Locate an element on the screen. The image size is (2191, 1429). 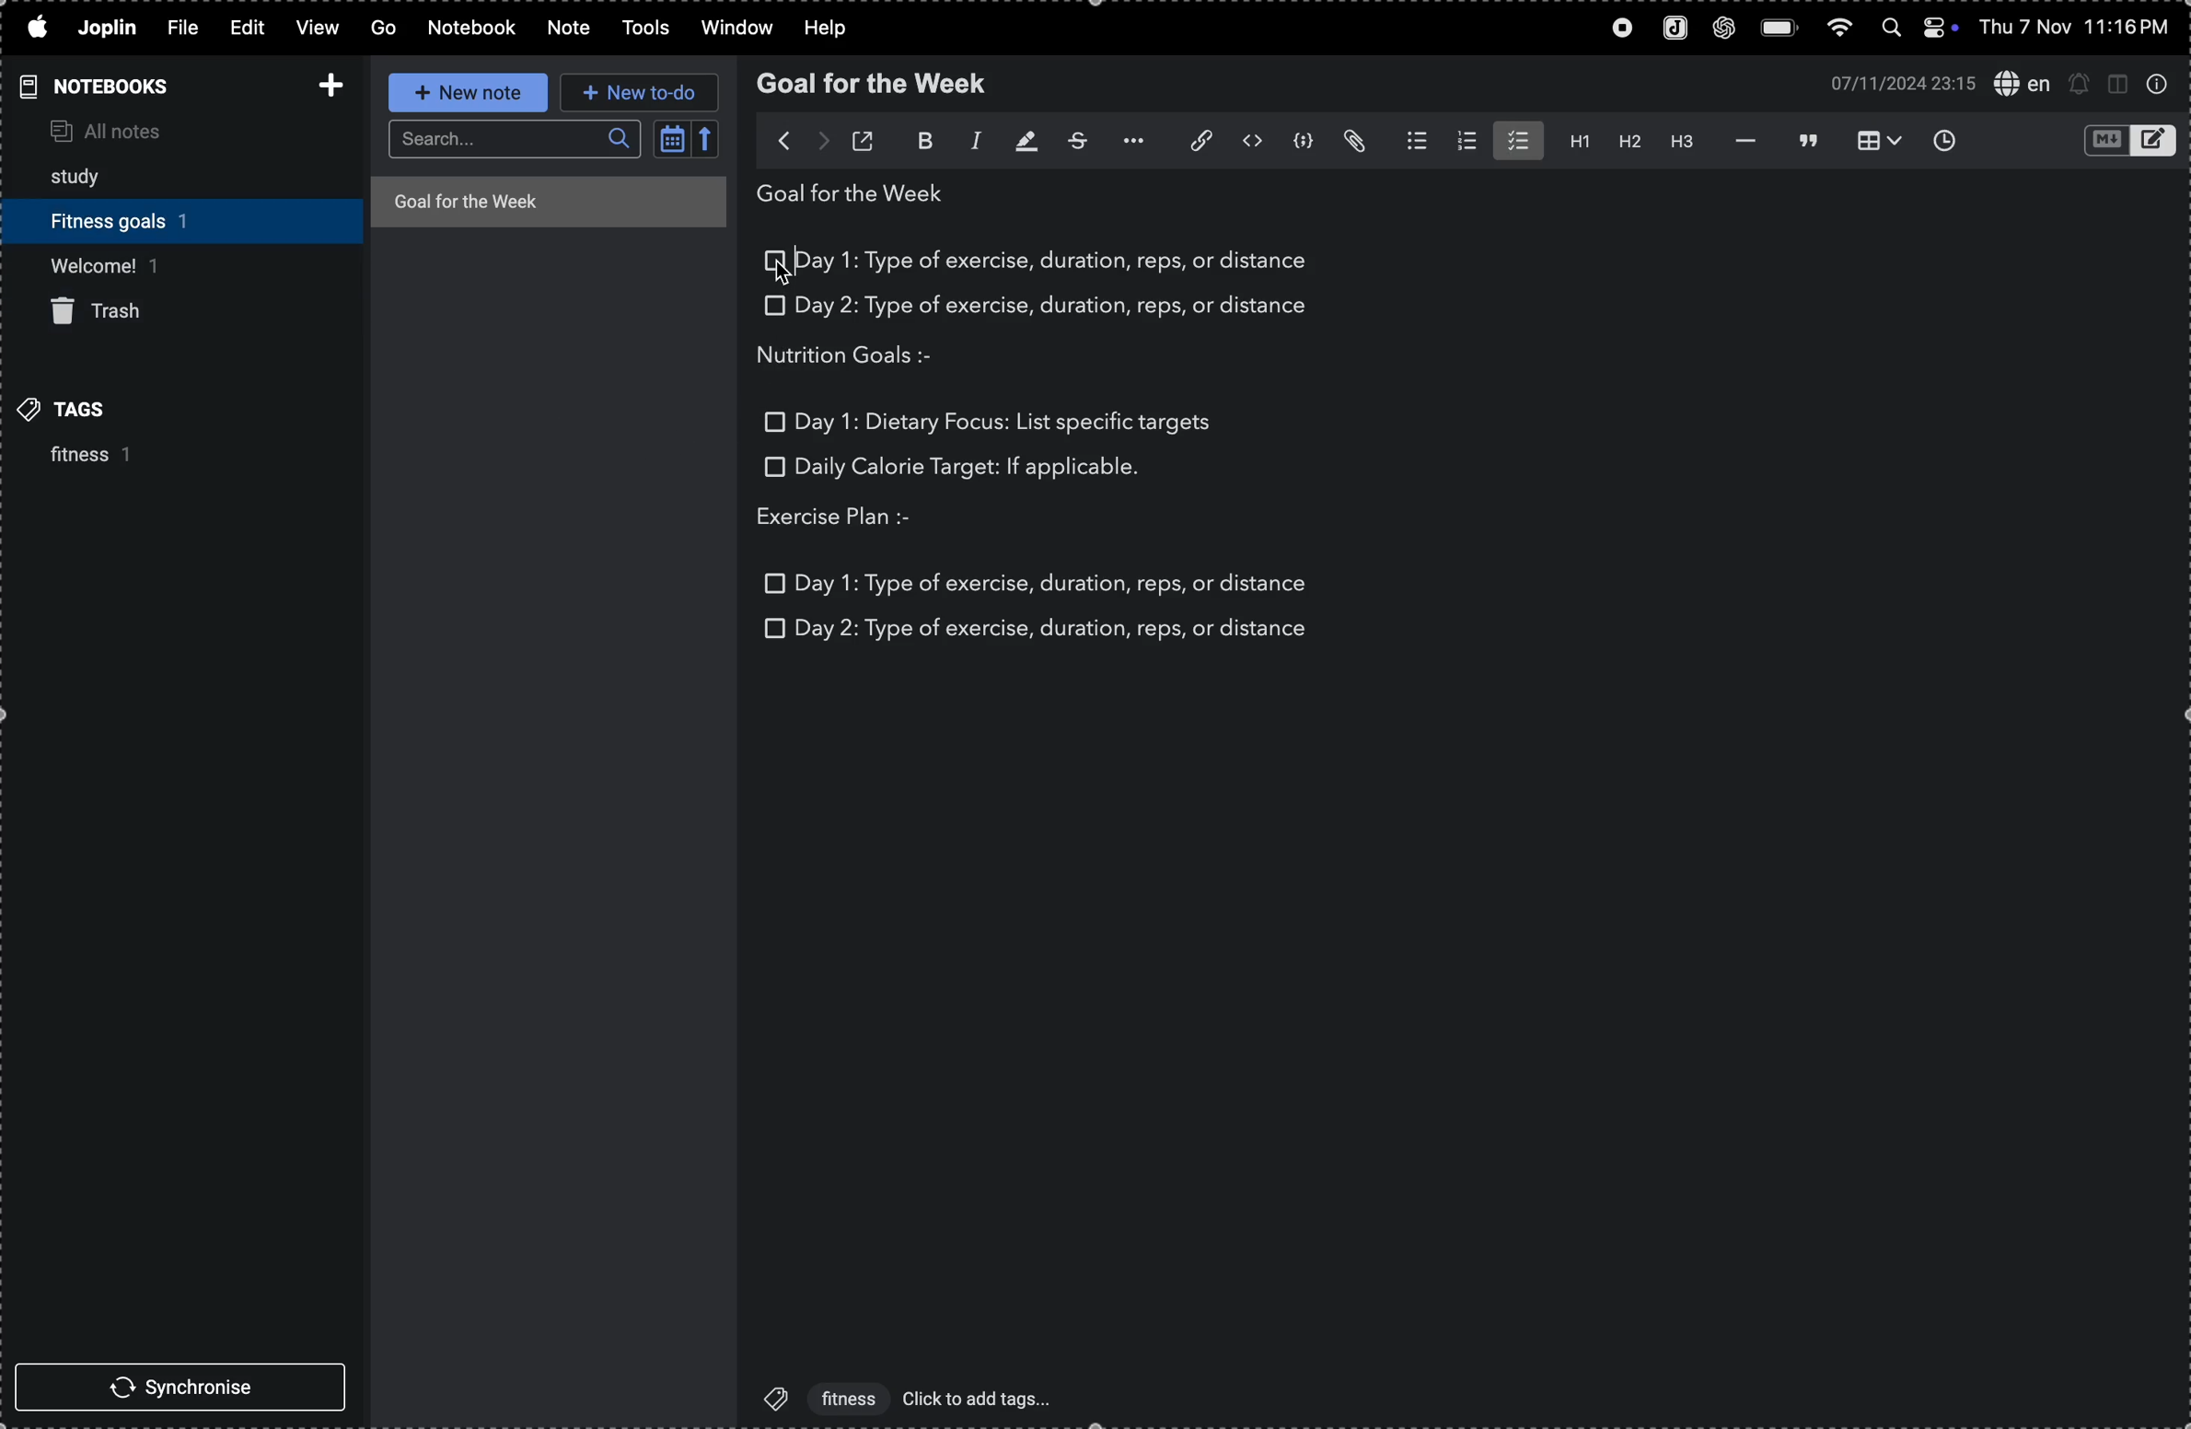
battery is located at coordinates (1778, 26).